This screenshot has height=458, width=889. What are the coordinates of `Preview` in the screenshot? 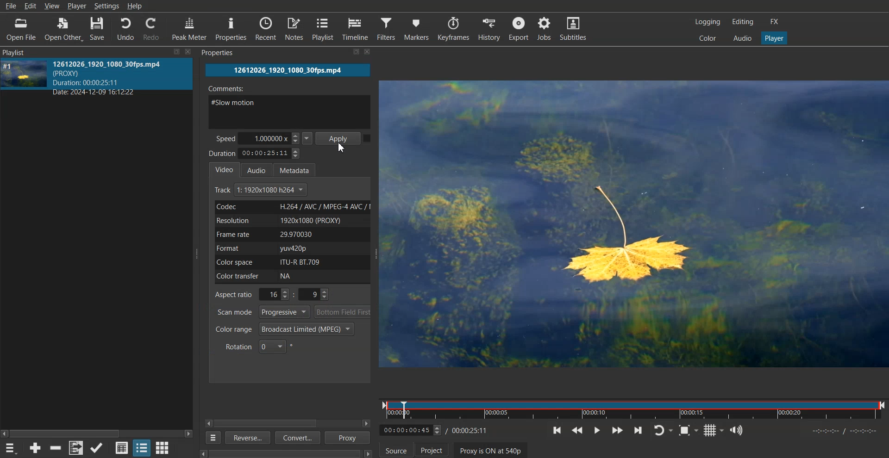 It's located at (636, 224).